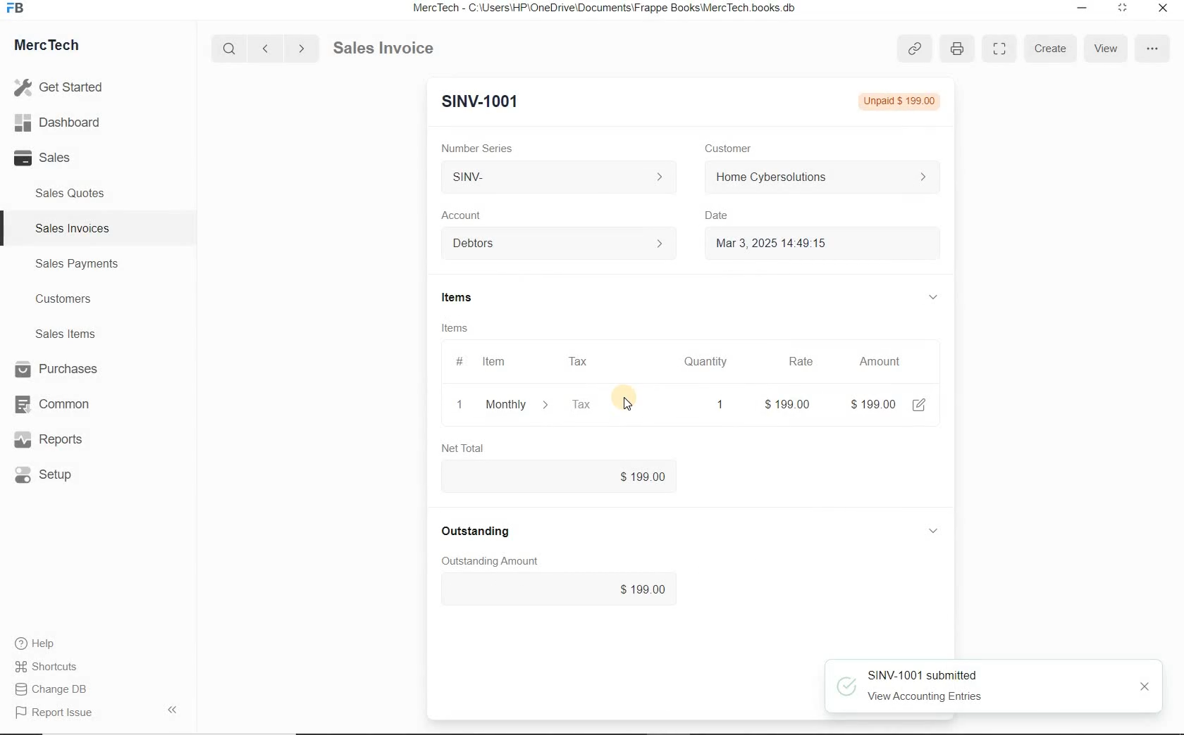  I want to click on Sales Invoices, so click(73, 228).